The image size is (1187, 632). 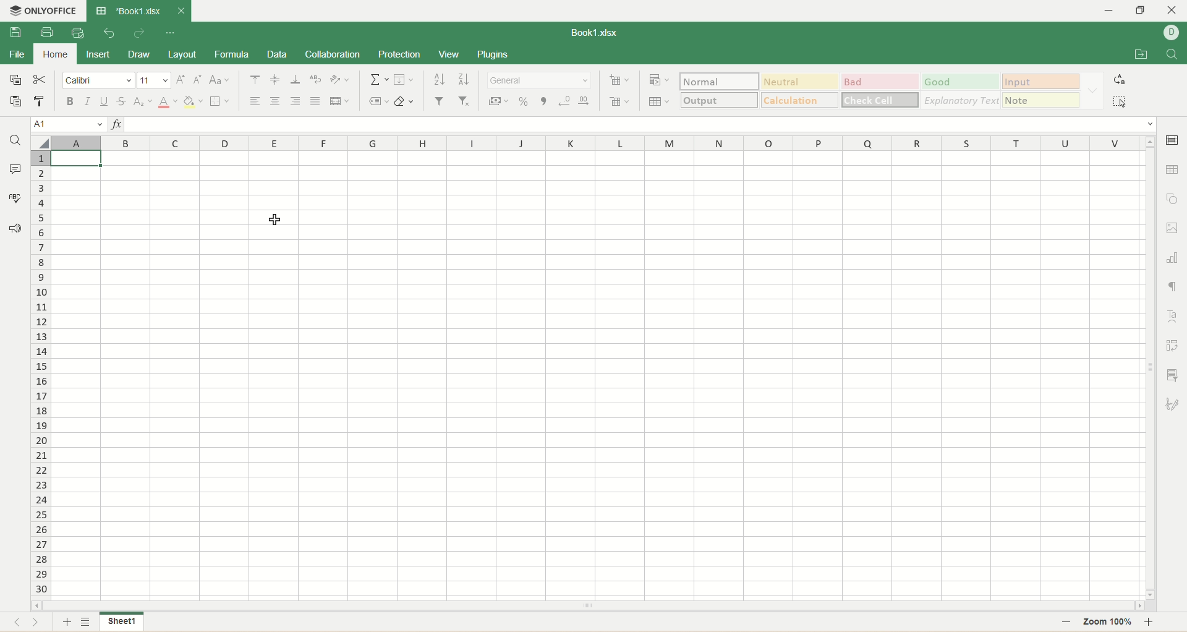 I want to click on cut, so click(x=40, y=78).